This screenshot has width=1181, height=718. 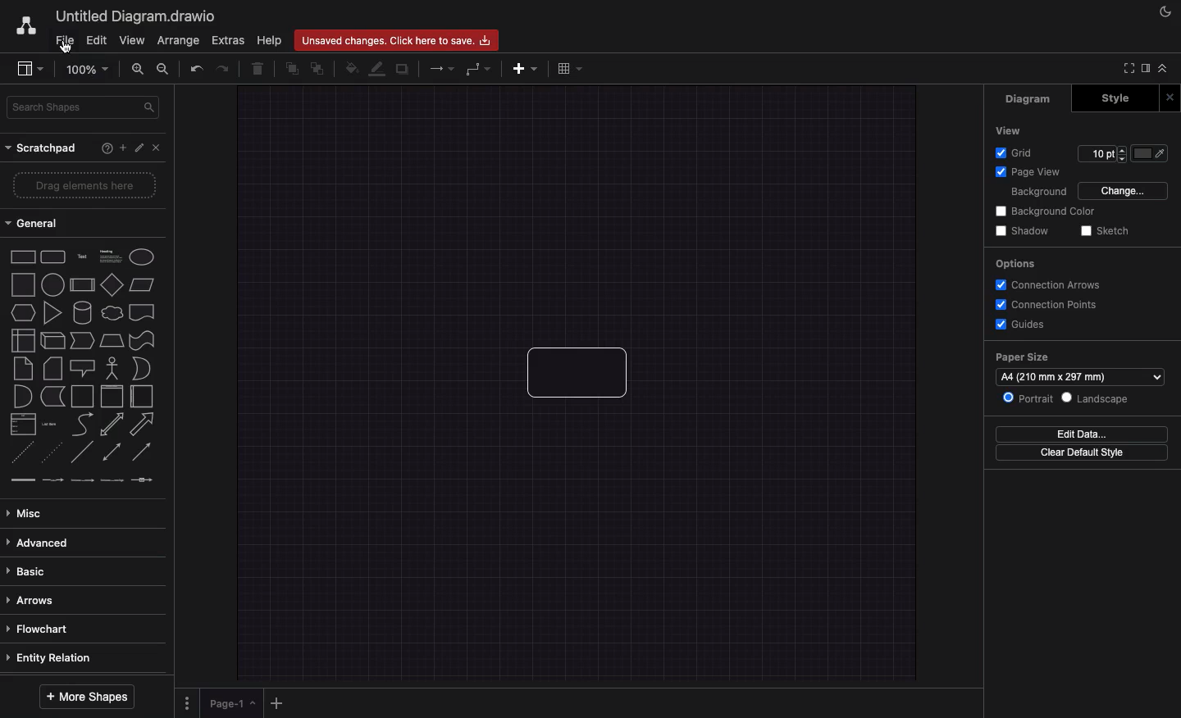 I want to click on Page view, so click(x=1029, y=173).